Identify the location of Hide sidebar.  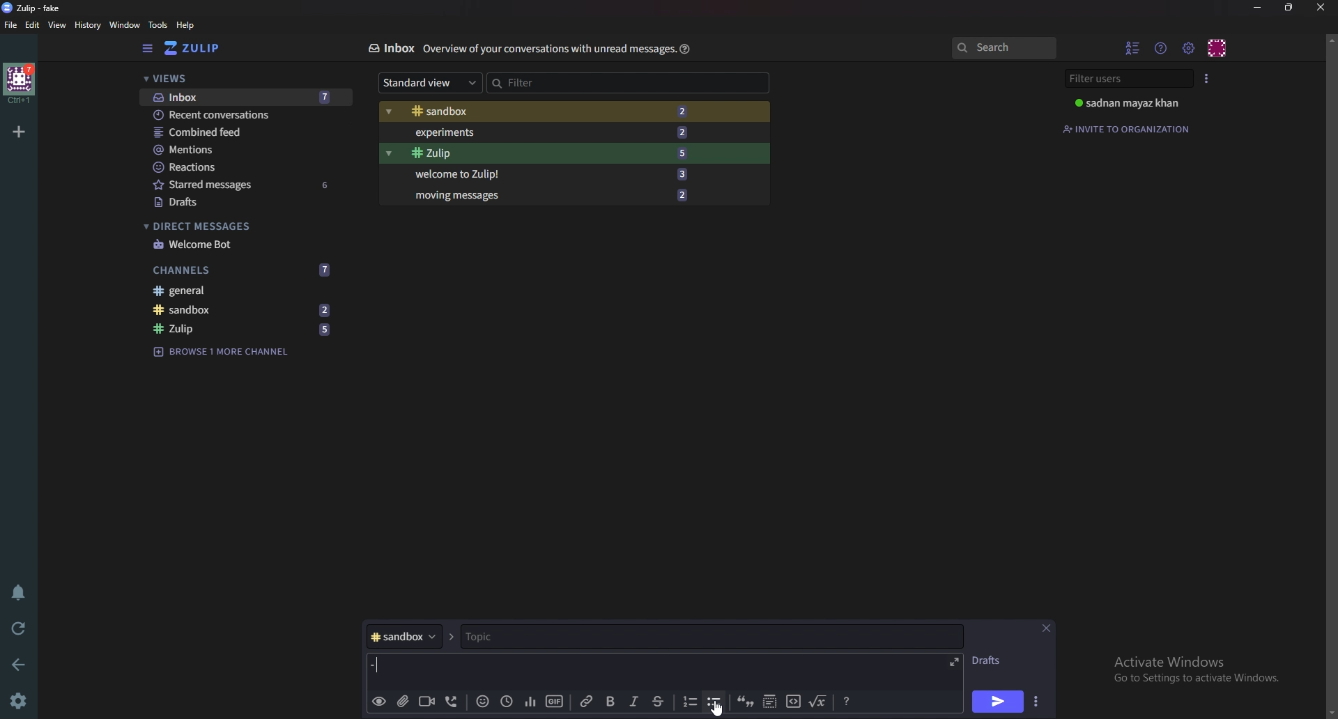
(149, 48).